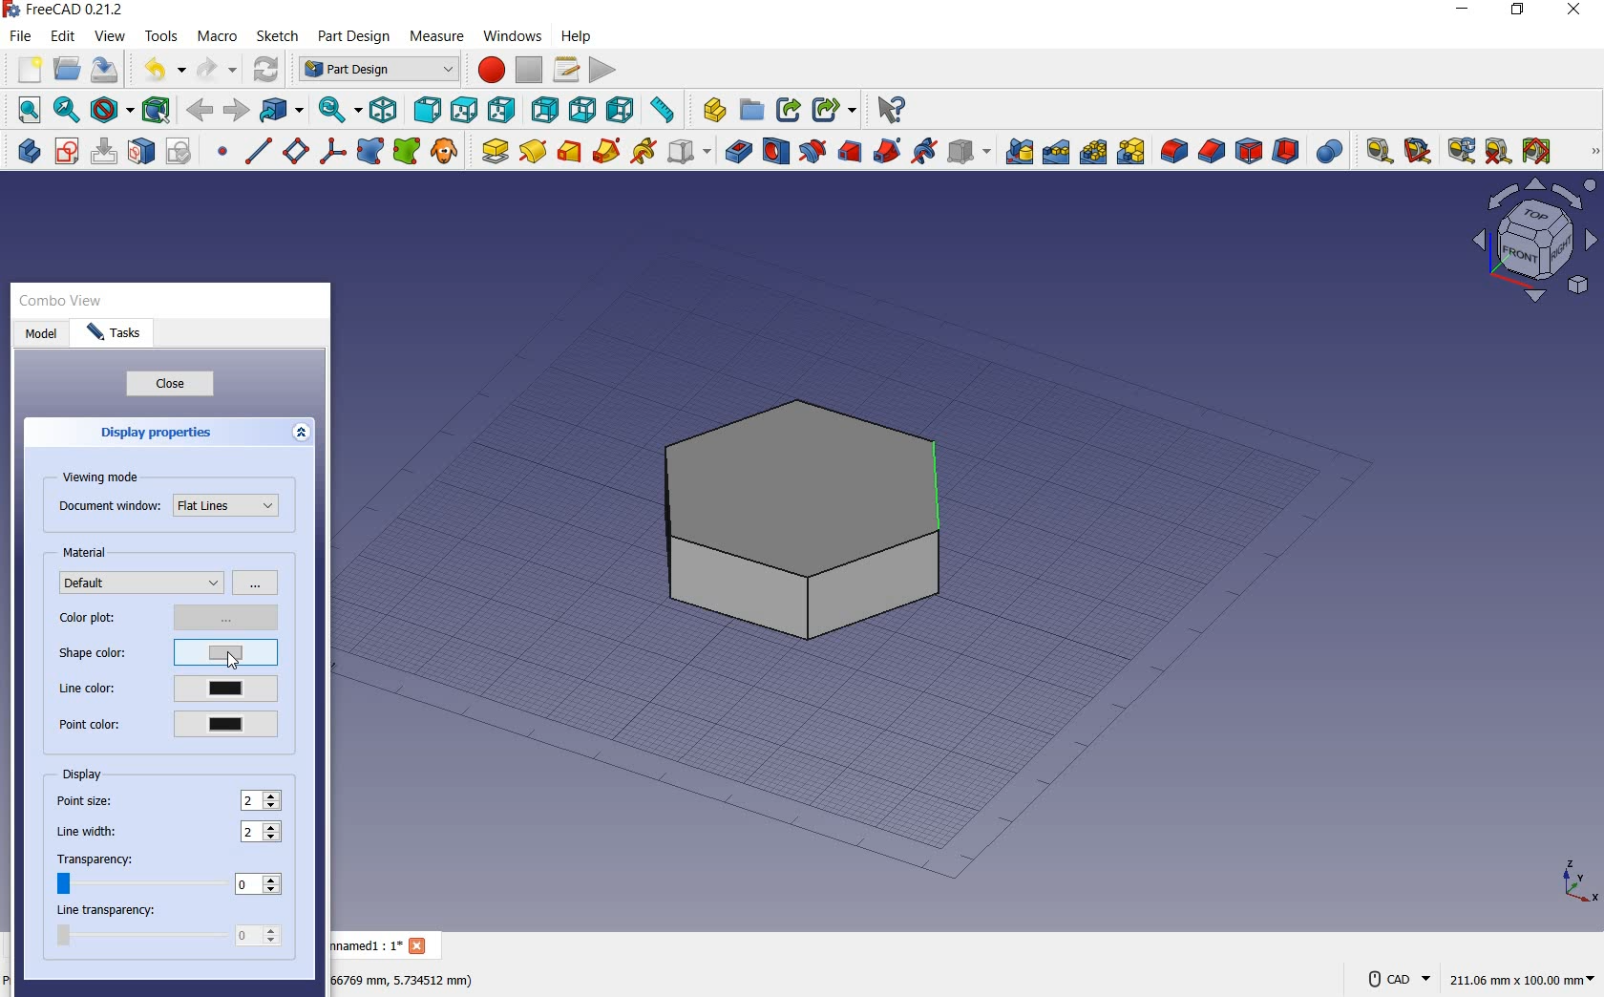  I want to click on tools, so click(163, 38).